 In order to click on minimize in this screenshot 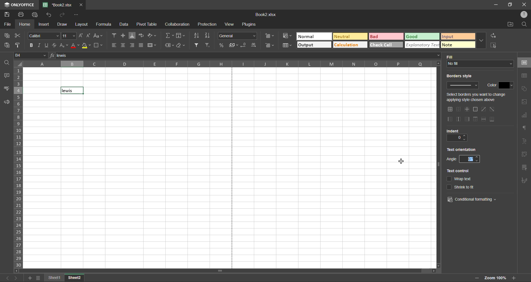, I will do `click(496, 5)`.